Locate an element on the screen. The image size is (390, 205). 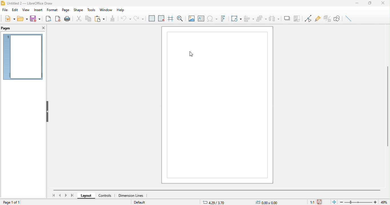
tools is located at coordinates (91, 10).